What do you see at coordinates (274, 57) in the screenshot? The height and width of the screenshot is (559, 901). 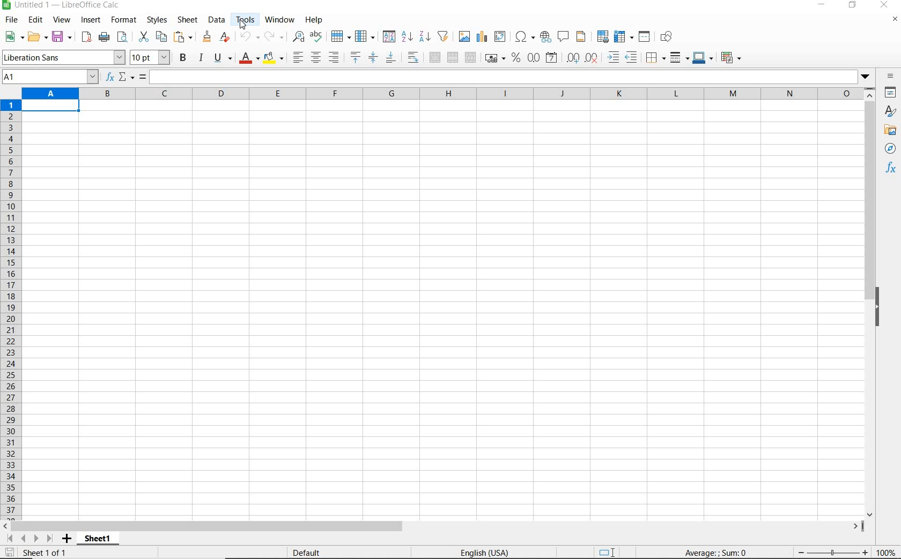 I see `background color` at bounding box center [274, 57].